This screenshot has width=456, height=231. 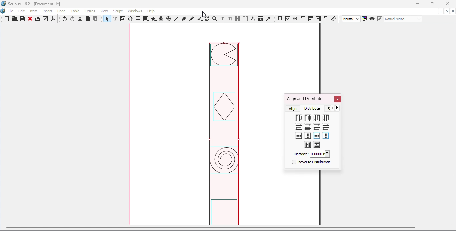 What do you see at coordinates (325, 126) in the screenshot?
I see `Make vertical gaps between items equal` at bounding box center [325, 126].